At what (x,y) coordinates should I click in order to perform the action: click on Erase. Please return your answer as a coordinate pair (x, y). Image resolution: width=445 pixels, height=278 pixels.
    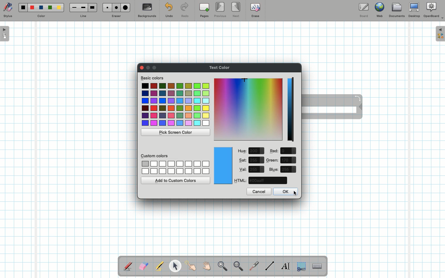
    Looking at the image, I should click on (255, 10).